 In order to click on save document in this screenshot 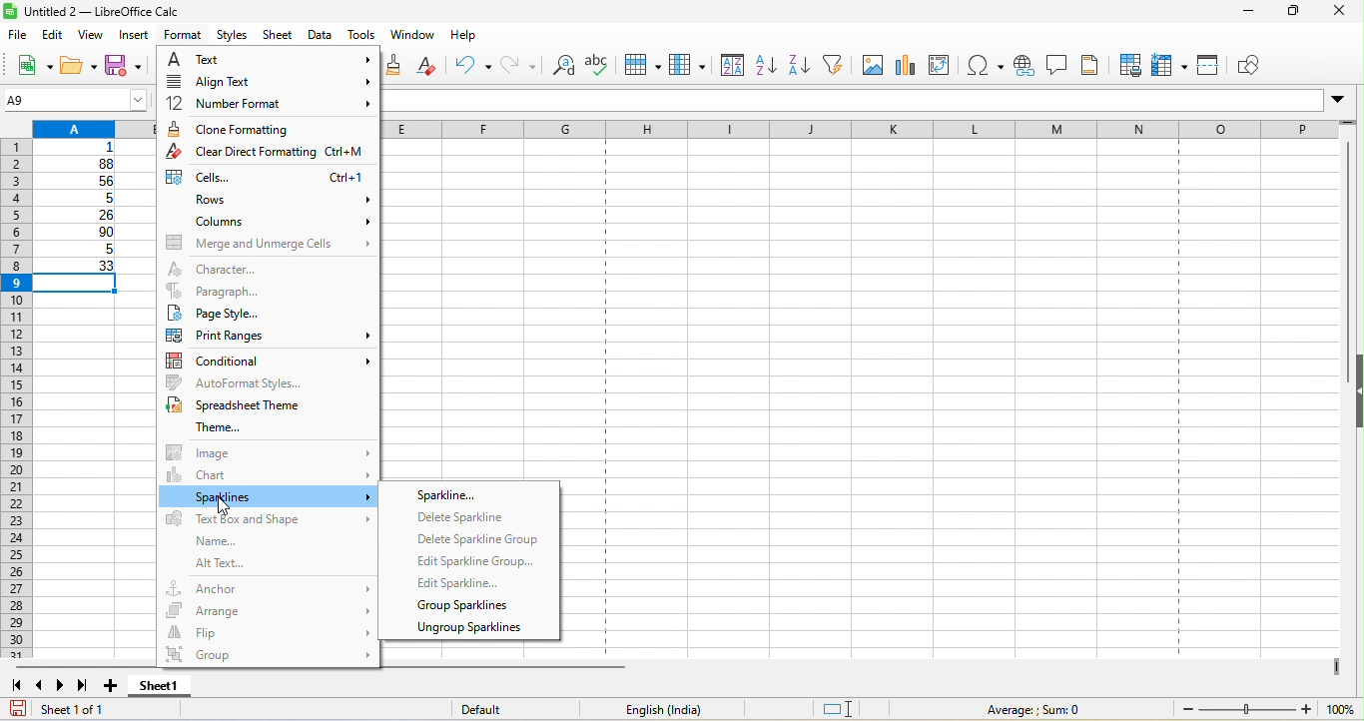, I will do `click(18, 708)`.